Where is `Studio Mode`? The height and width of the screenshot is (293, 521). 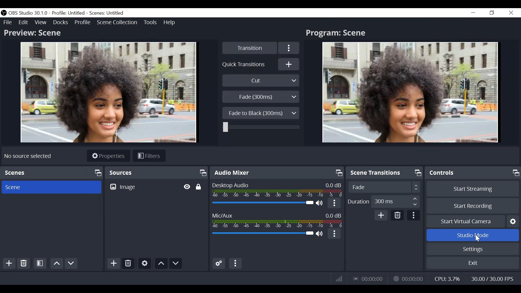 Studio Mode is located at coordinates (472, 235).